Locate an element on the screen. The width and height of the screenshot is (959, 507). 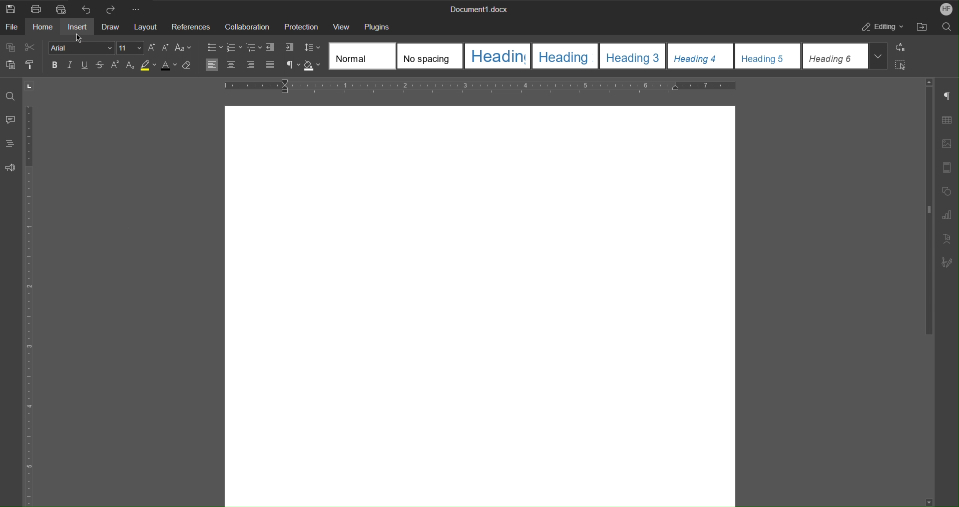
Non-Printing Characters is located at coordinates (946, 96).